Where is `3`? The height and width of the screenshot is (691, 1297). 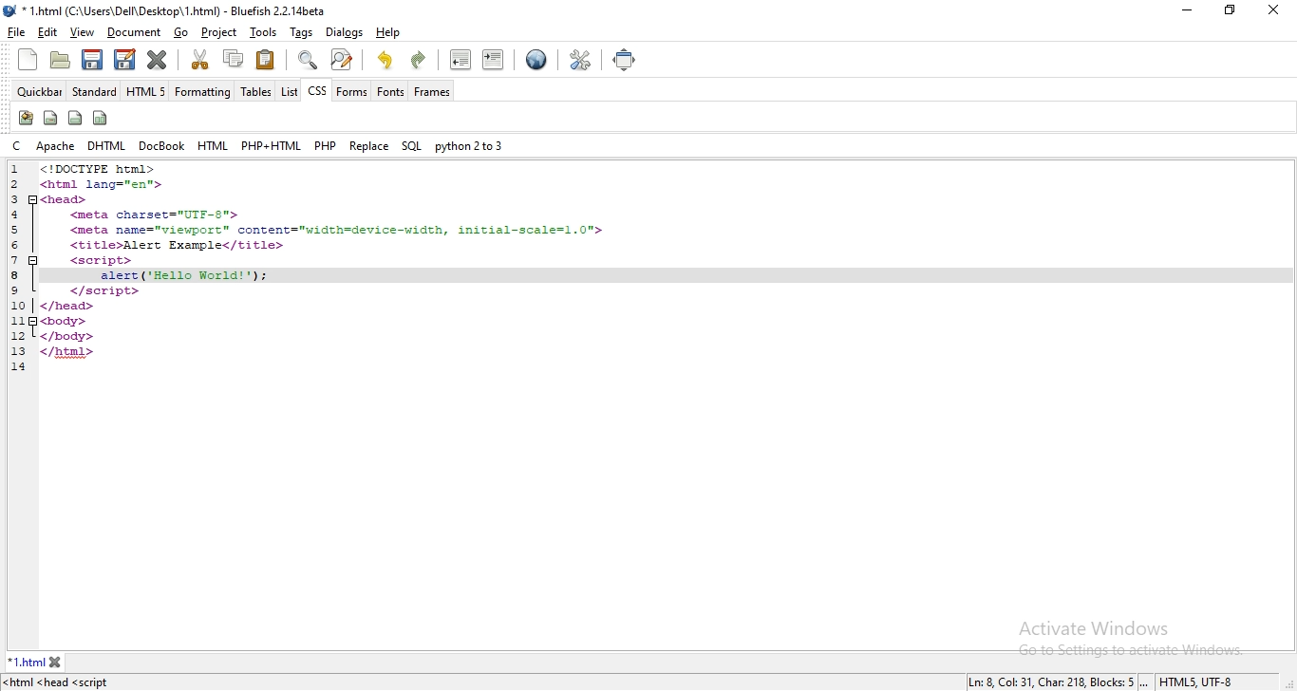 3 is located at coordinates (13, 198).